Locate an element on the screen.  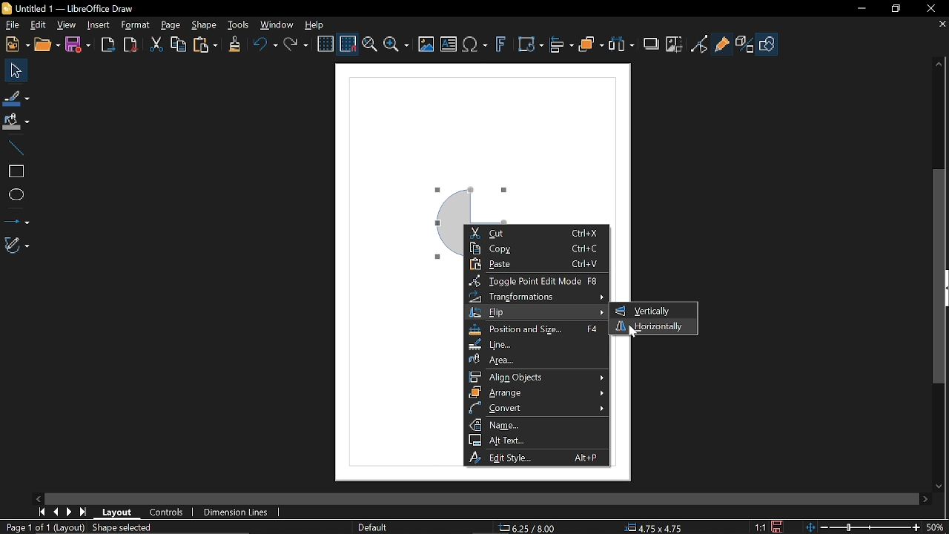
restore down is located at coordinates (897, 7).